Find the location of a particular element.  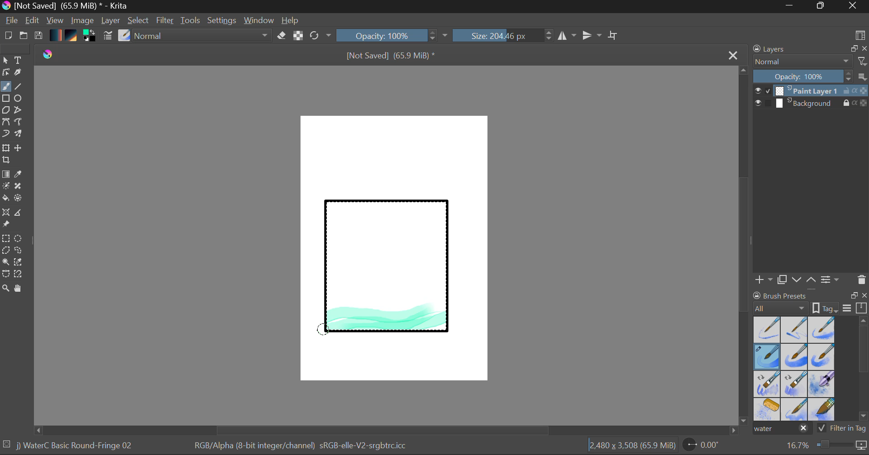

Zoom is located at coordinates (6, 289).